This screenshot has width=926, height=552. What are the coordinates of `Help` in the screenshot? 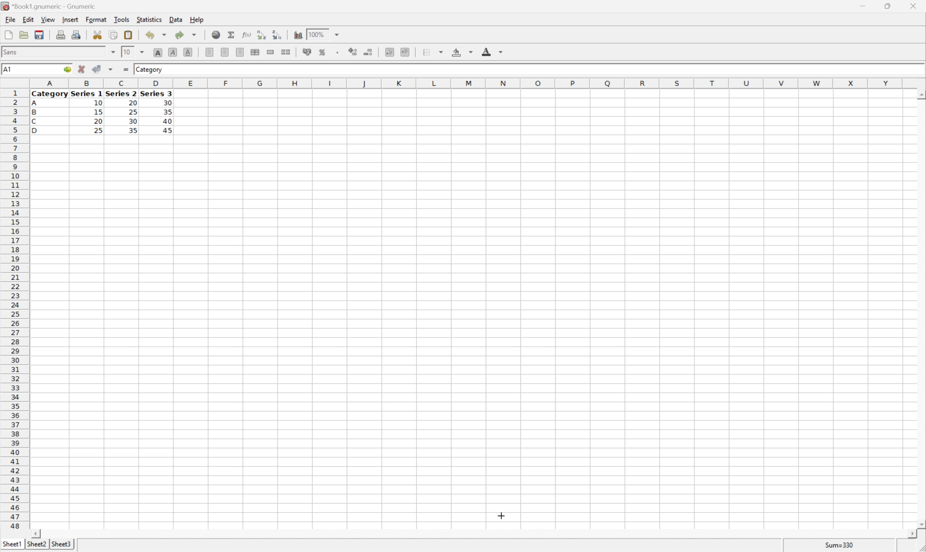 It's located at (197, 20).